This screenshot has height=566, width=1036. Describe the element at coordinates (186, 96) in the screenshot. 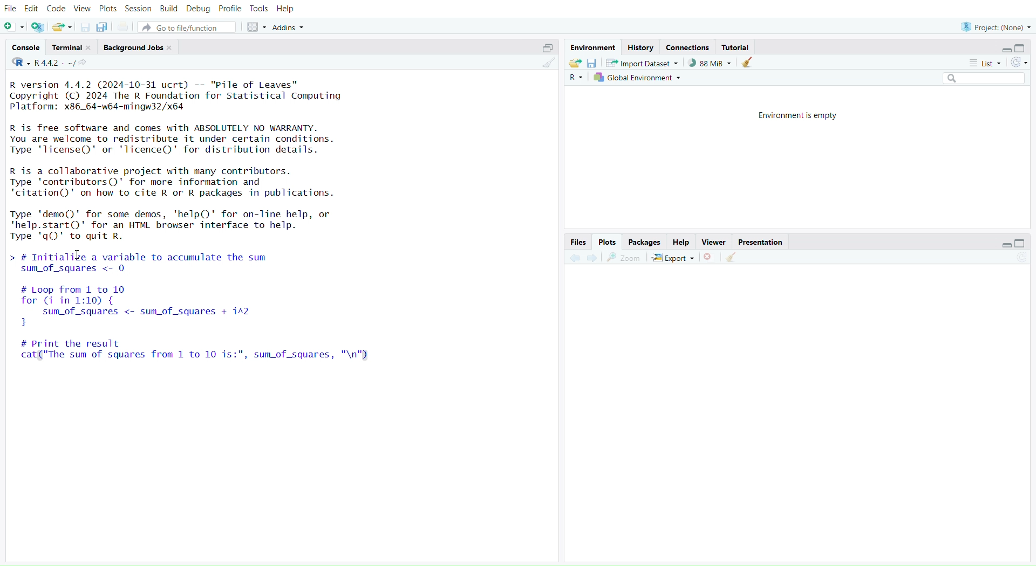

I see `R version 4.4.2 (2024-10-31 ucrt) -- "Pile of Leaves"
Copyright (C) 2024 The R Foundation for Statistical Computing
Platform: x86_64-w64-mingw32/x64` at that location.